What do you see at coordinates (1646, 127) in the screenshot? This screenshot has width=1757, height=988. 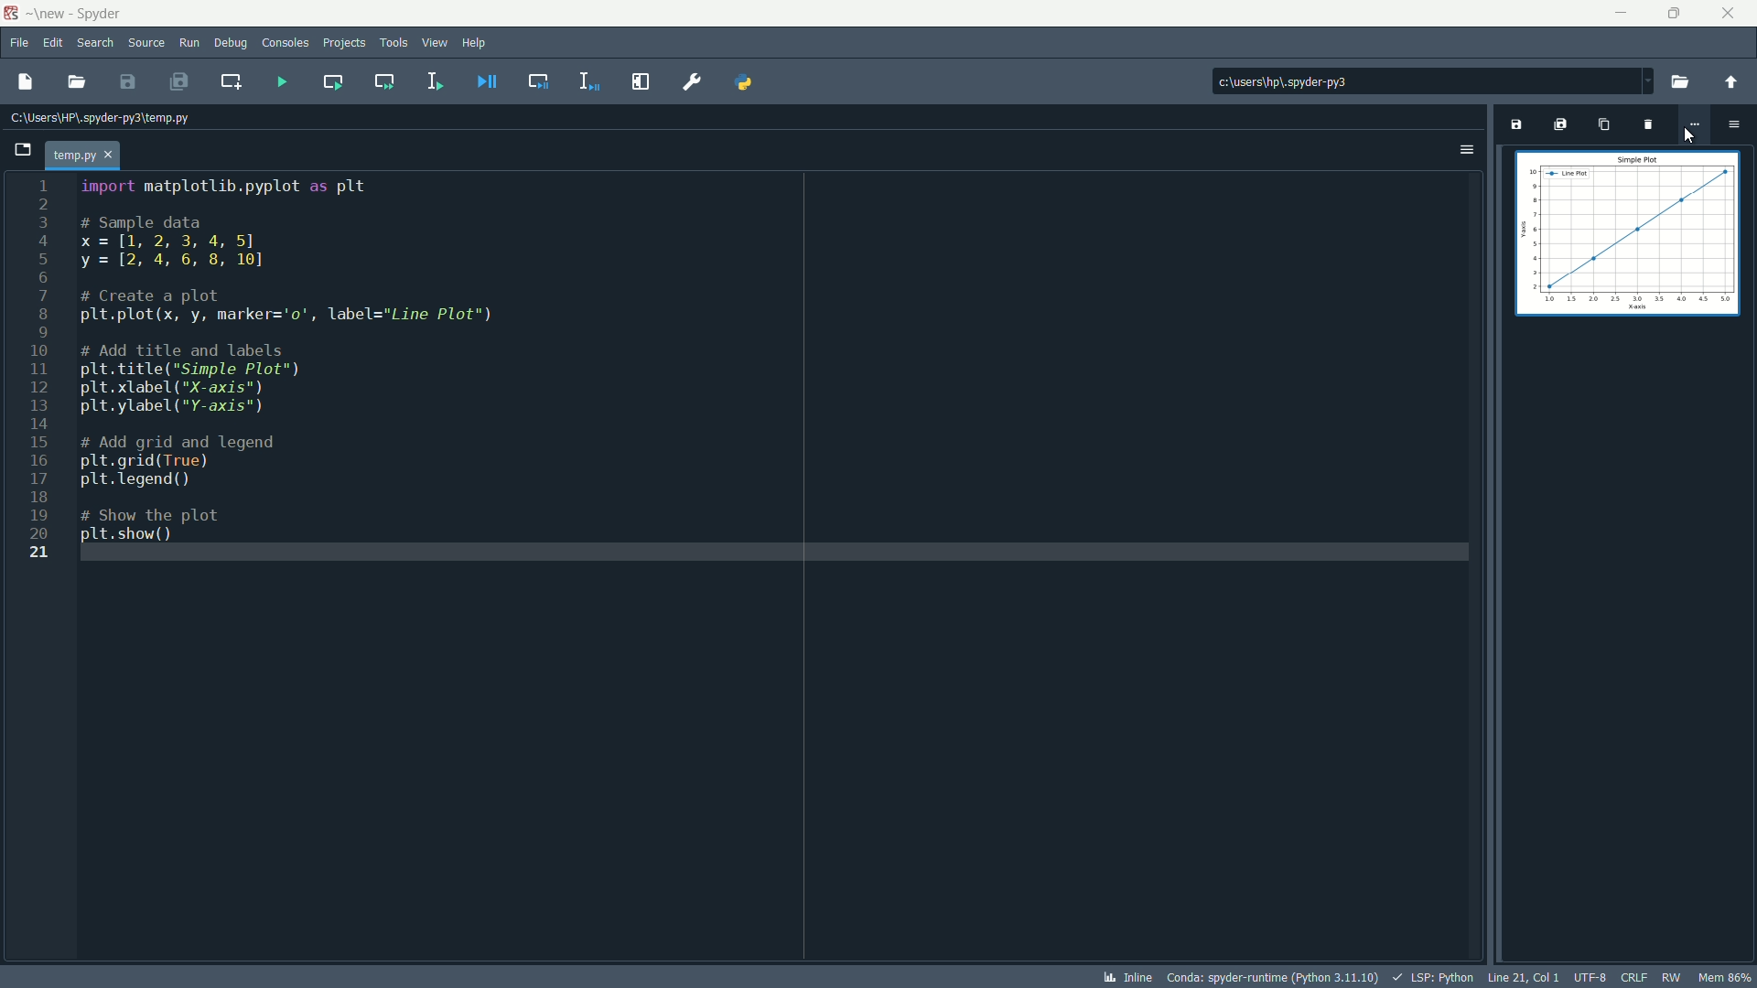 I see `remove plot` at bounding box center [1646, 127].